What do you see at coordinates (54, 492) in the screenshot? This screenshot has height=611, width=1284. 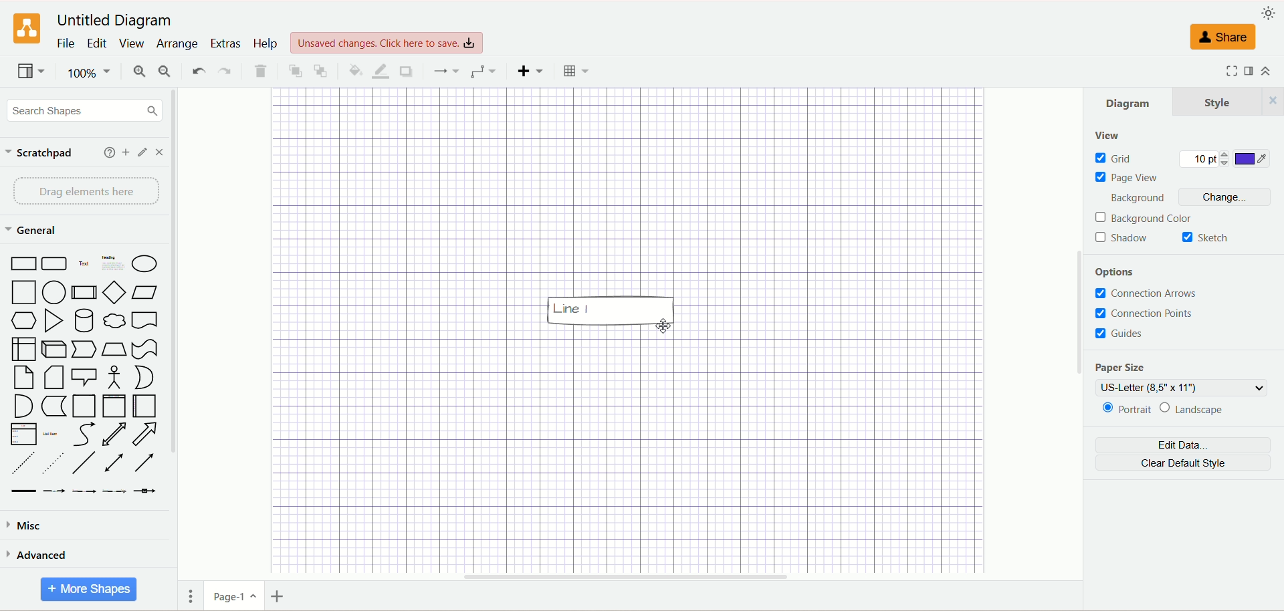 I see `Connector with label` at bounding box center [54, 492].